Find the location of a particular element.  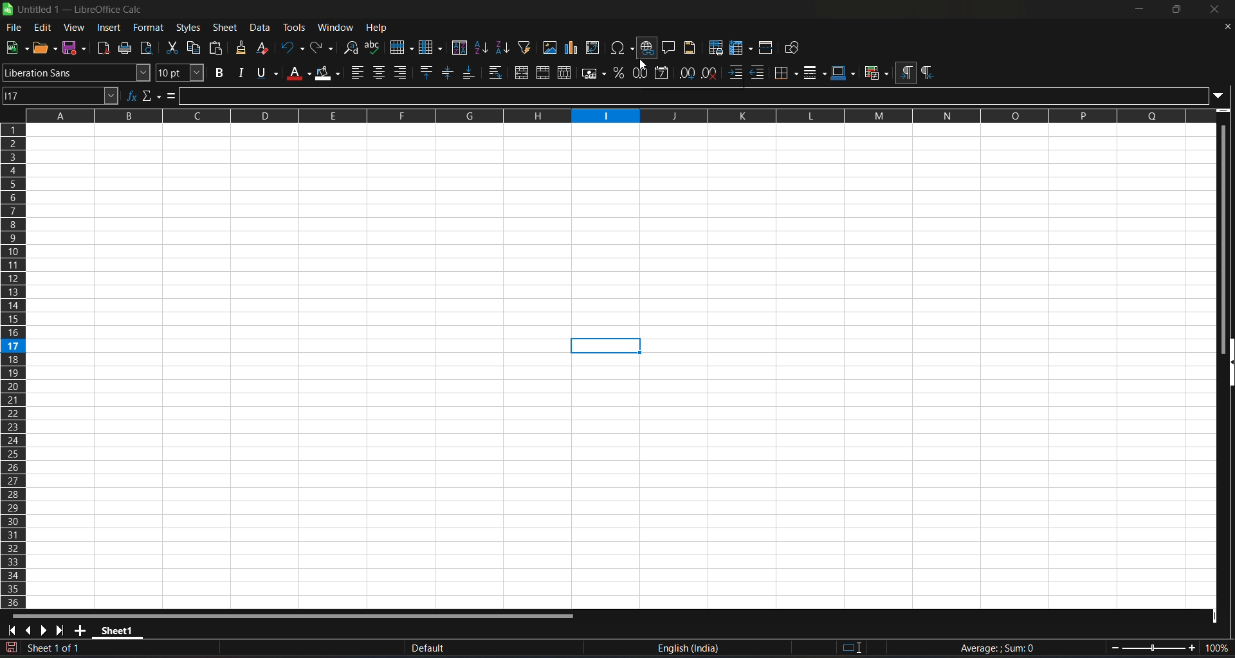

paste is located at coordinates (217, 47).